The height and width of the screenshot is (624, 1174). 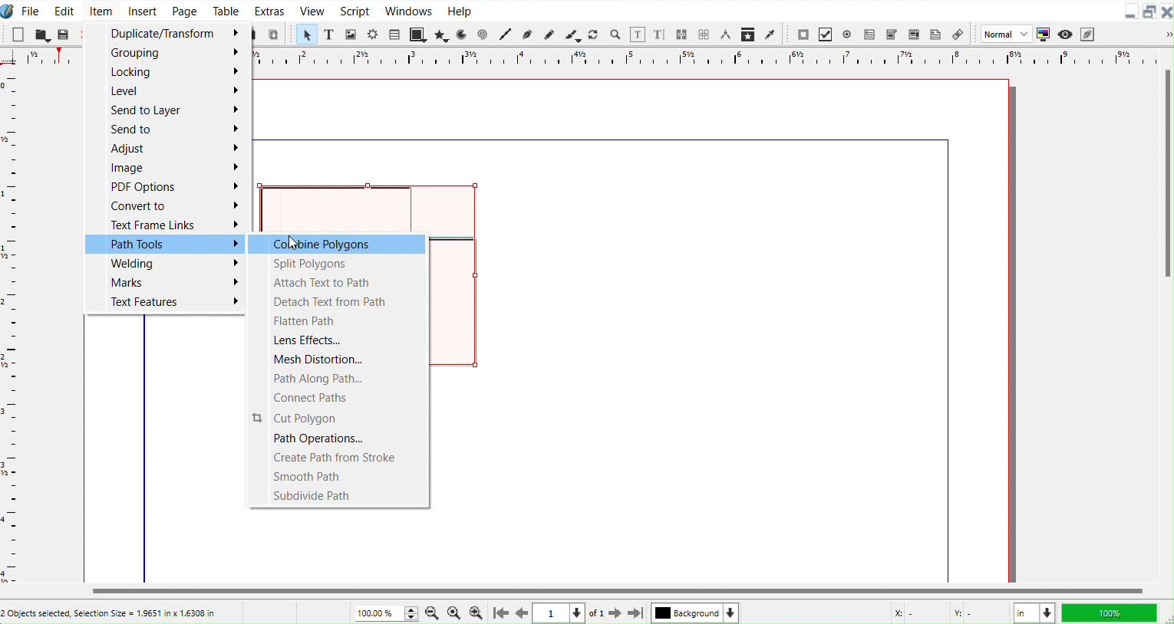 I want to click on Go to last Page, so click(x=637, y=615).